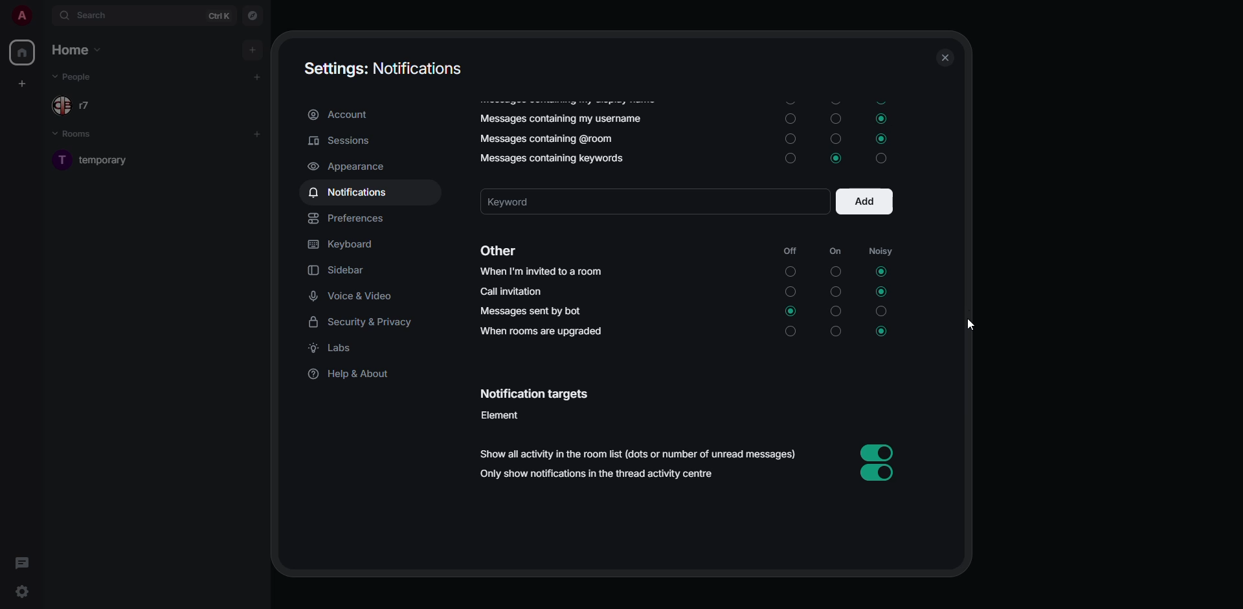 The width and height of the screenshot is (1243, 609). Describe the element at coordinates (350, 218) in the screenshot. I see `preferences` at that location.